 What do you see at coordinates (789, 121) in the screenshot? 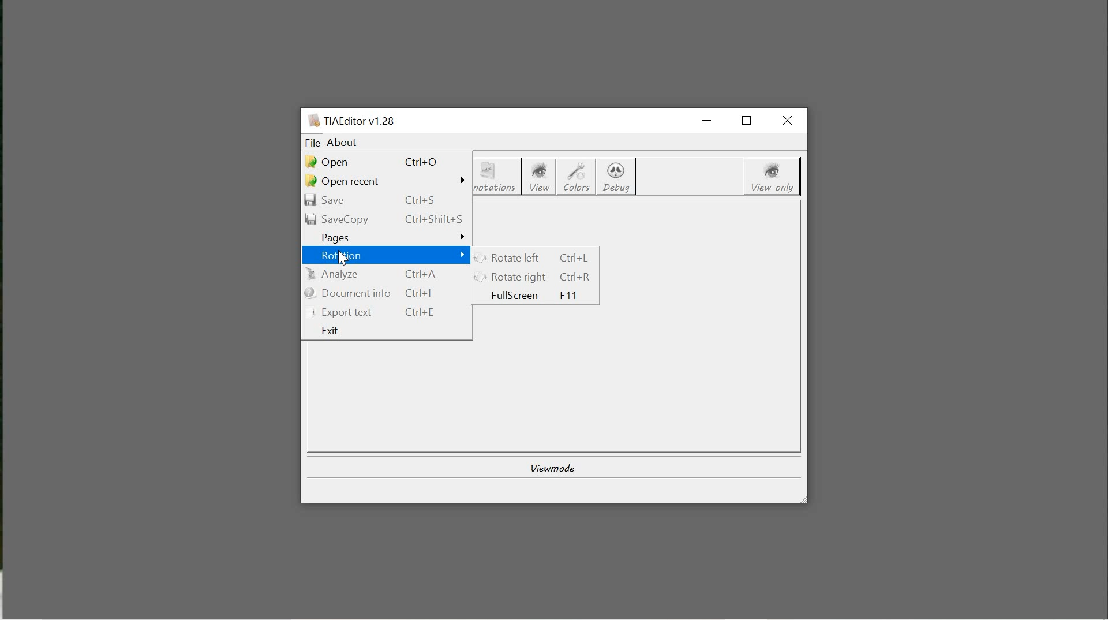
I see `close` at bounding box center [789, 121].